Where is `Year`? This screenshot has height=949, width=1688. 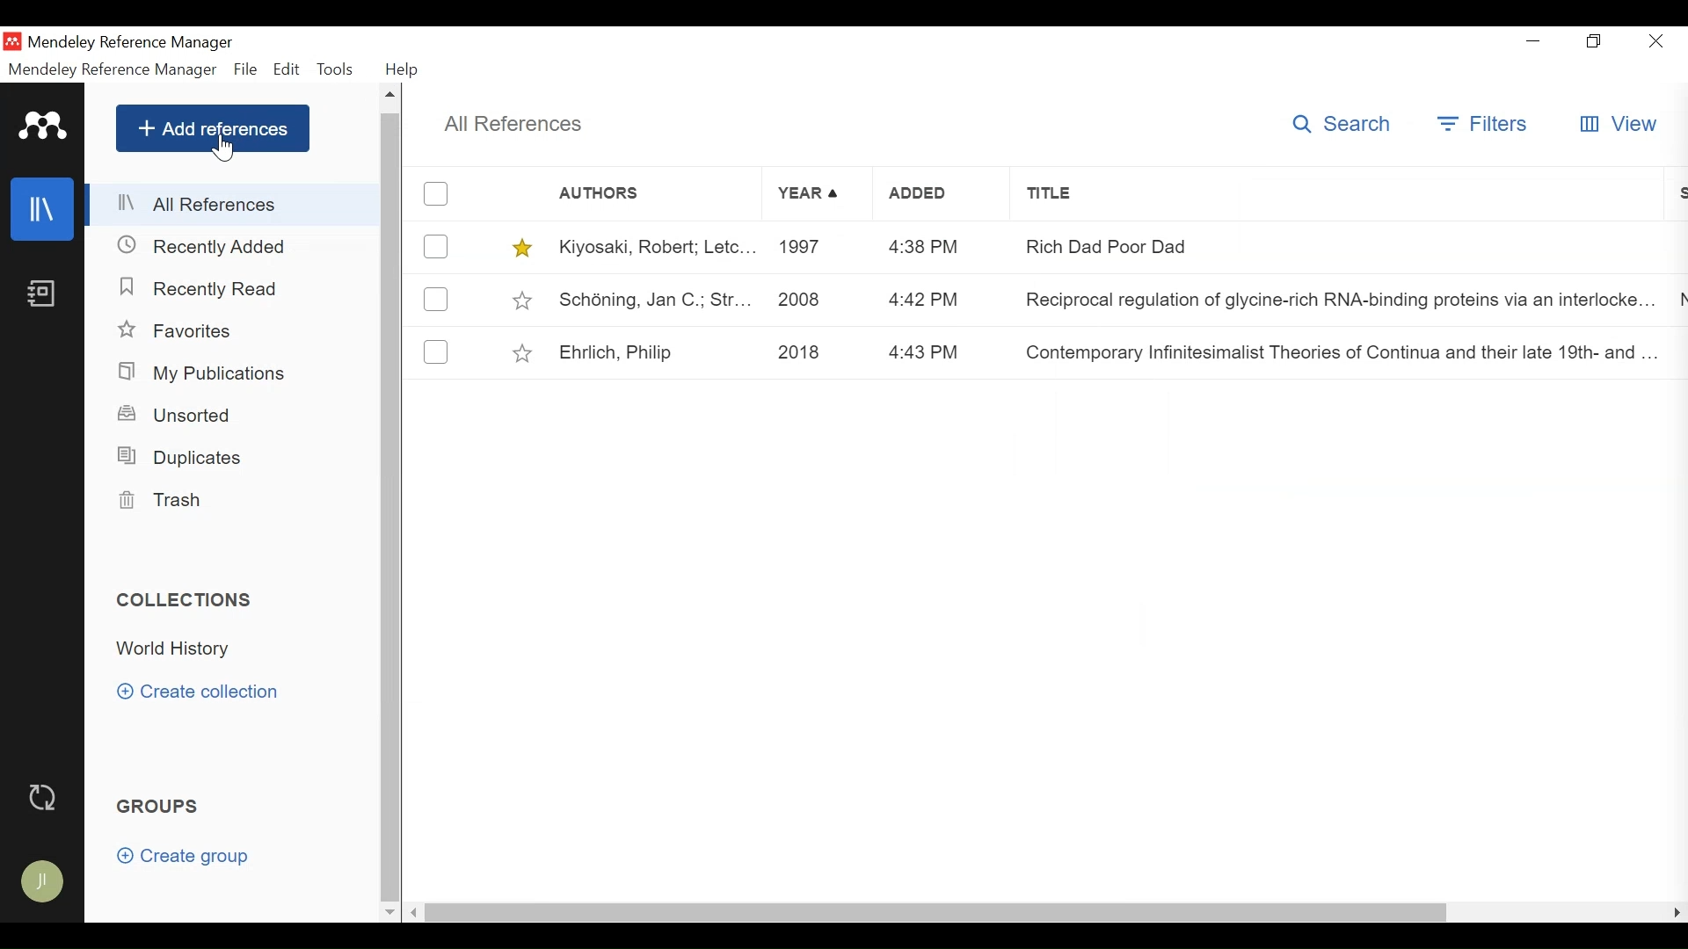
Year is located at coordinates (817, 195).